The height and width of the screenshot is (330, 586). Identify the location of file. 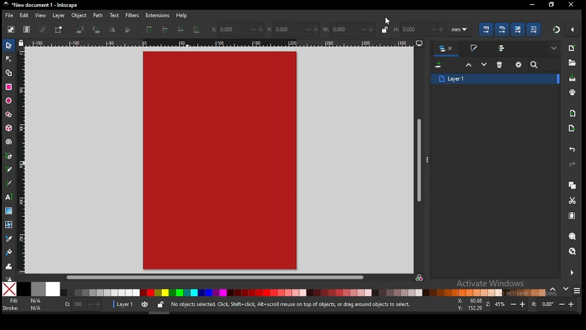
(9, 16).